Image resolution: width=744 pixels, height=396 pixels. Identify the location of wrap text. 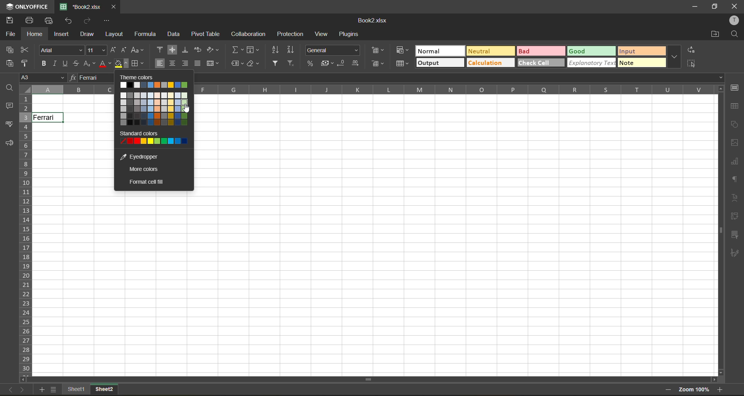
(198, 49).